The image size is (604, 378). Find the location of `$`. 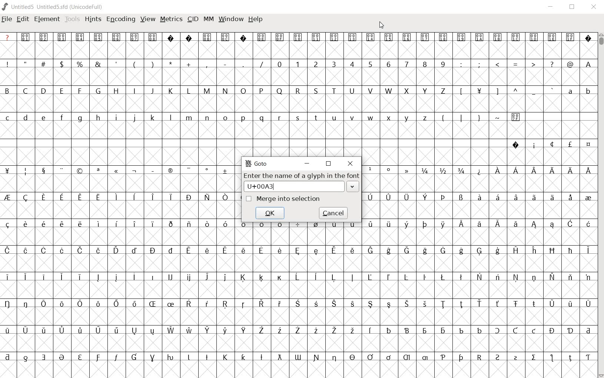

$ is located at coordinates (63, 64).